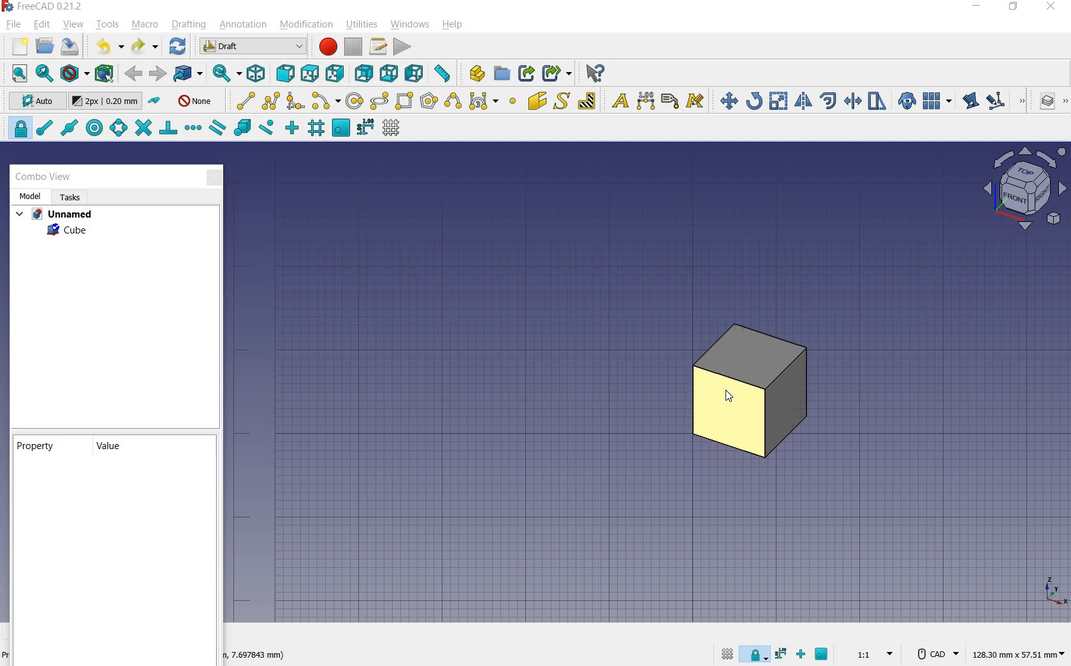 The width and height of the screenshot is (1071, 666). Describe the element at coordinates (527, 73) in the screenshot. I see `make link` at that location.